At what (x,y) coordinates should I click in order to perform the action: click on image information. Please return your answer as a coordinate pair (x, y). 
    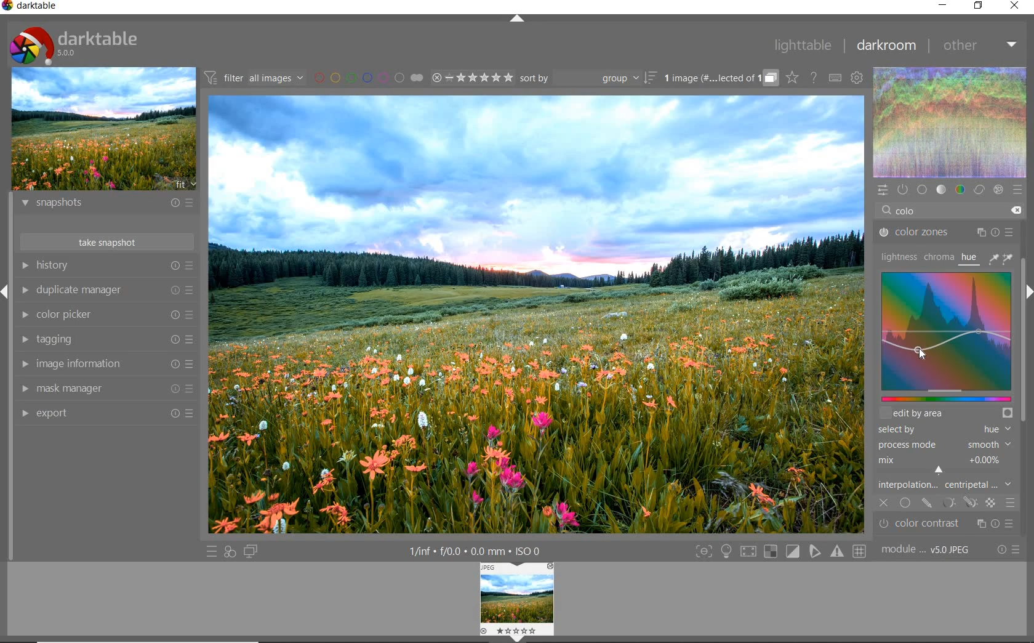
    Looking at the image, I should click on (105, 365).